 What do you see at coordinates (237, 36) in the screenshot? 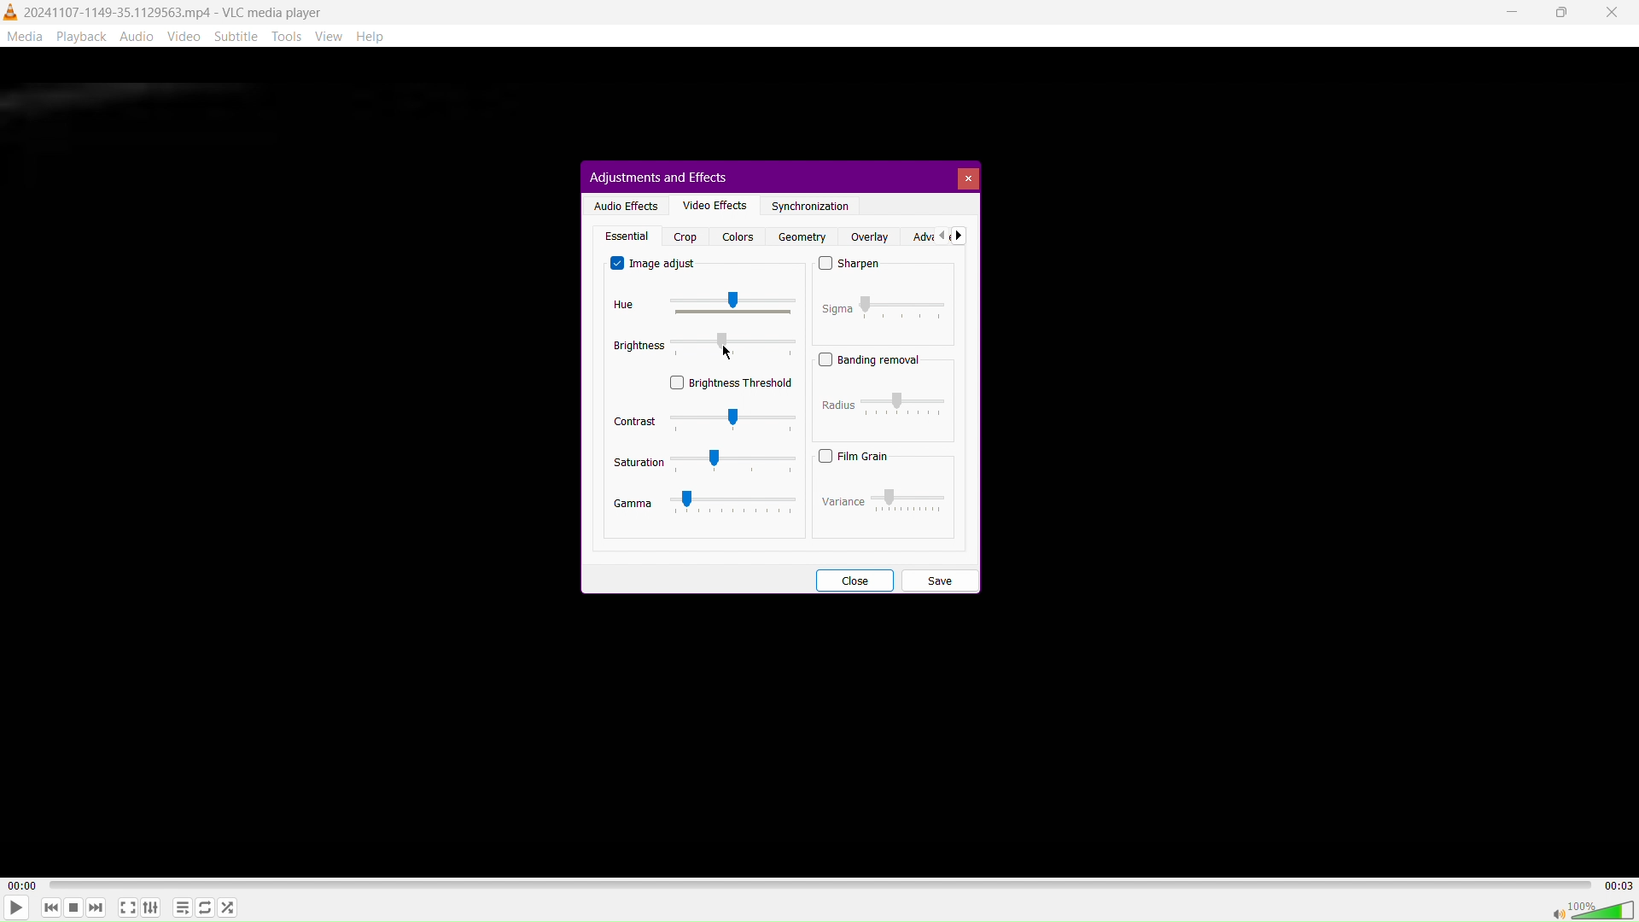
I see `Subtitle` at bounding box center [237, 36].